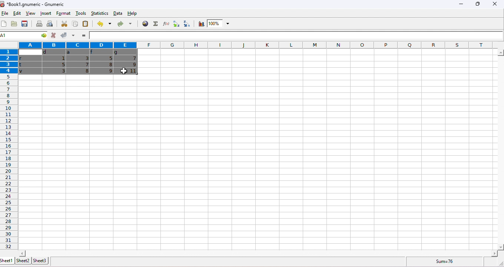 The height and width of the screenshot is (267, 504). What do you see at coordinates (500, 150) in the screenshot?
I see `horizontal scrollbar` at bounding box center [500, 150].